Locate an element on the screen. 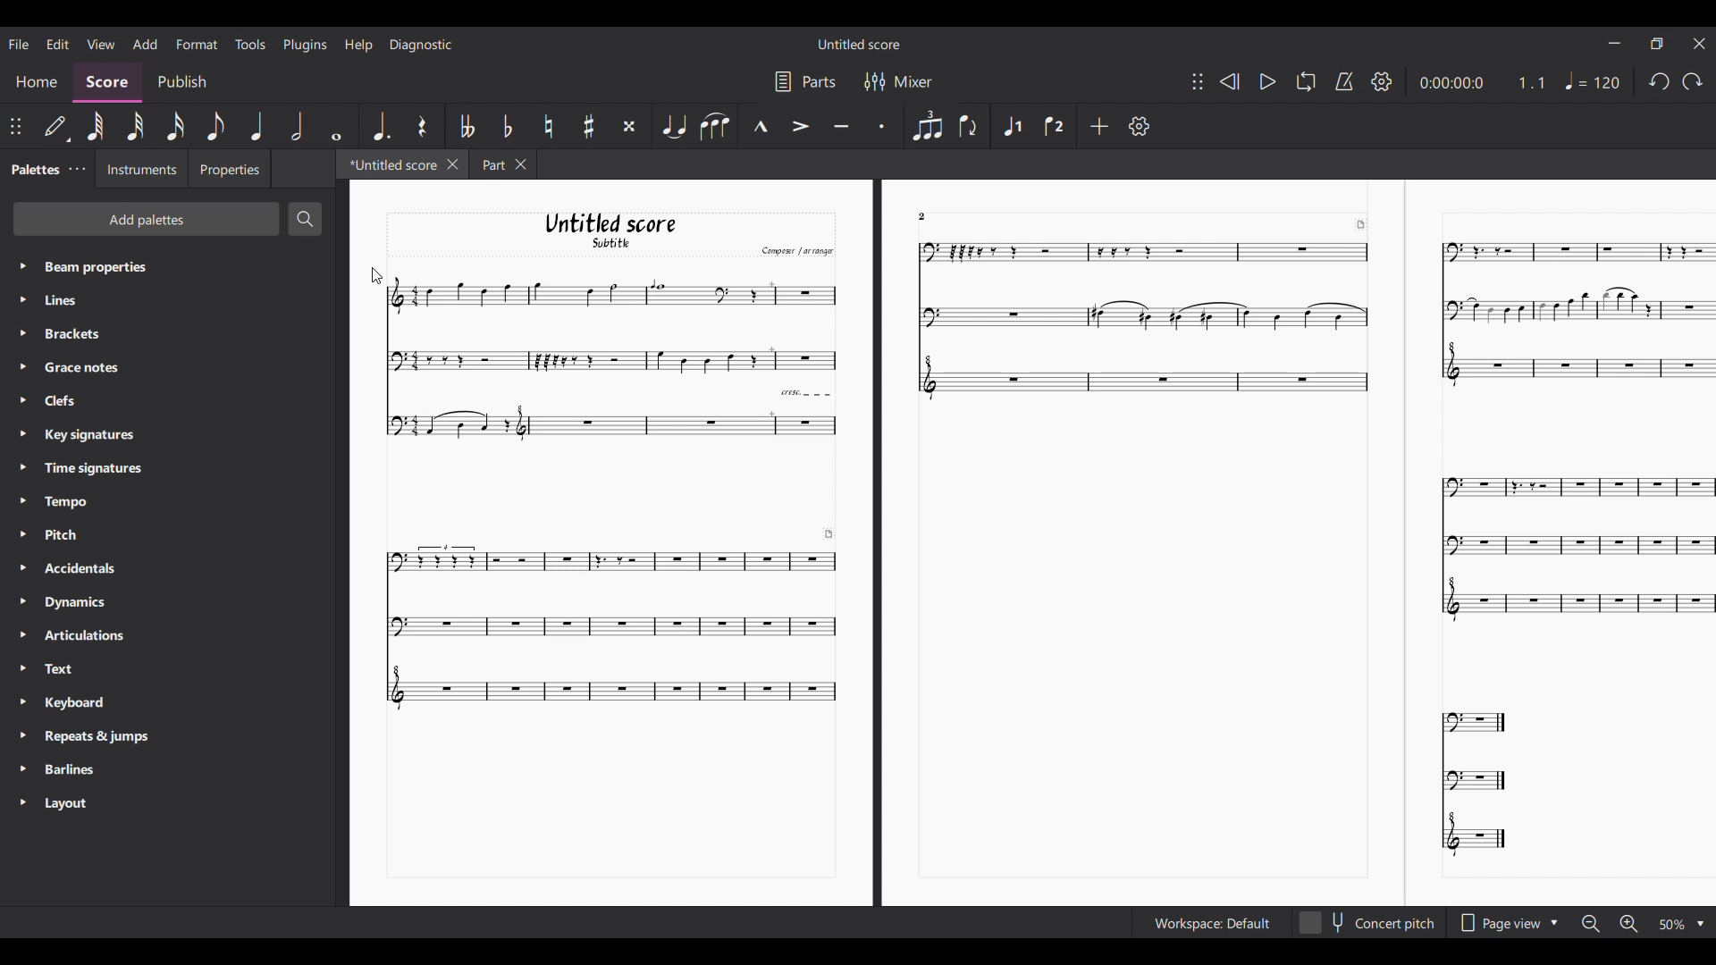  Voice 2 is located at coordinates (1052, 126).